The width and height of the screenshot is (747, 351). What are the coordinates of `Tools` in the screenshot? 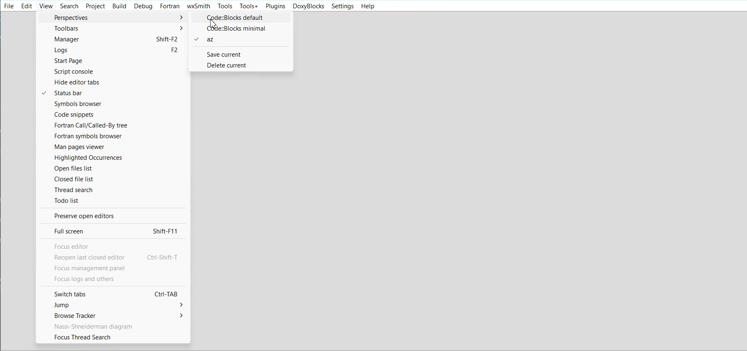 It's located at (225, 6).